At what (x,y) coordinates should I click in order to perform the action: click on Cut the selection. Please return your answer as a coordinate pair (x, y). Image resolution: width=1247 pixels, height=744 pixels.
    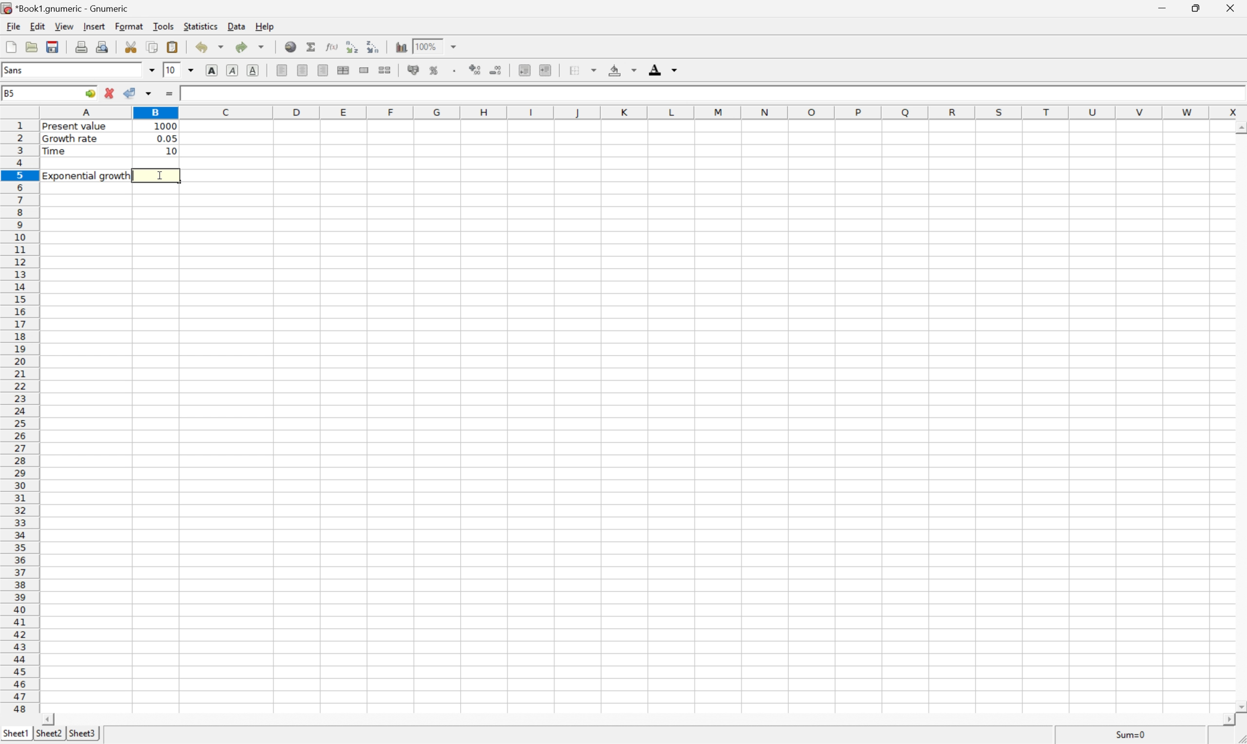
    Looking at the image, I should click on (131, 46).